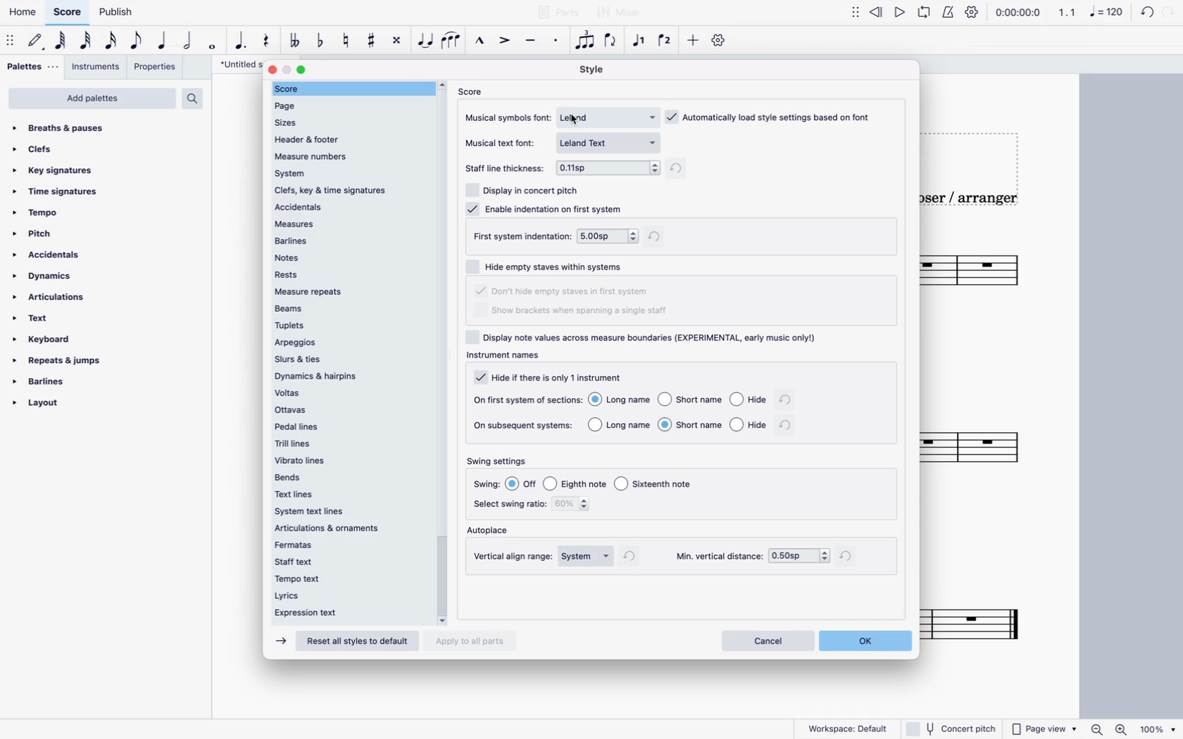 Image resolution: width=1183 pixels, height=739 pixels. What do you see at coordinates (501, 462) in the screenshot?
I see `swing settings` at bounding box center [501, 462].